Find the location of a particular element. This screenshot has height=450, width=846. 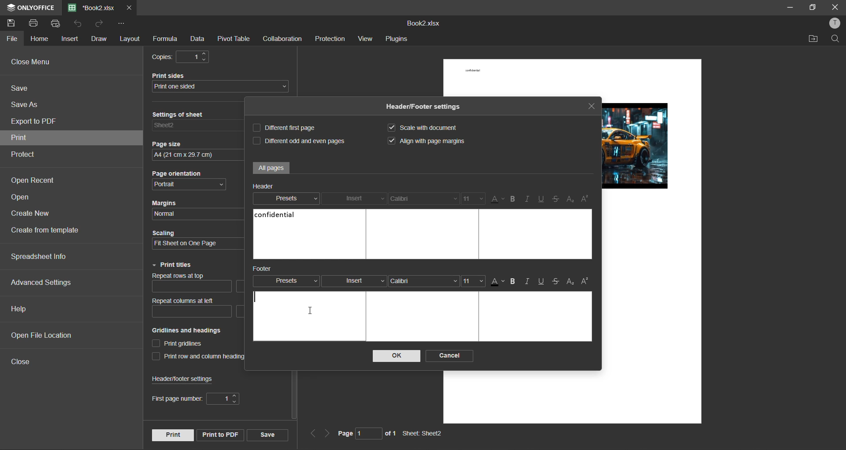

quick print is located at coordinates (58, 24).